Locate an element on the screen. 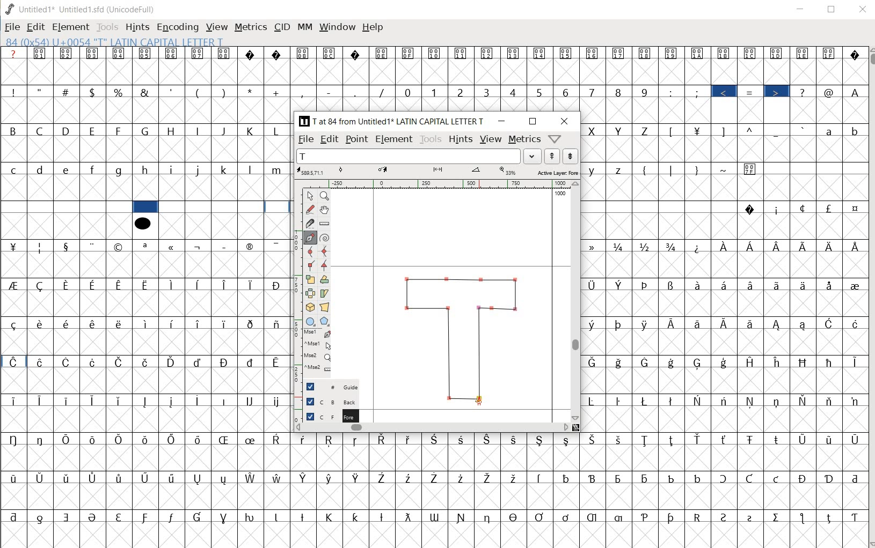 The height and width of the screenshot is (548, 875). Symbol is located at coordinates (853, 361).